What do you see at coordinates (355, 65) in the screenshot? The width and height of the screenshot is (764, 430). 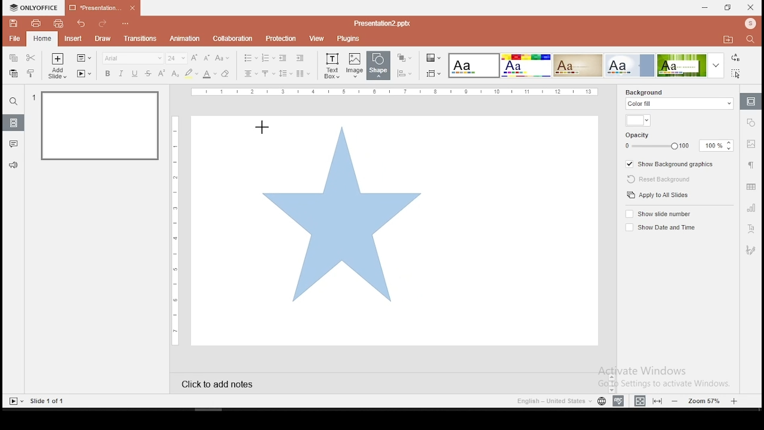 I see `image` at bounding box center [355, 65].